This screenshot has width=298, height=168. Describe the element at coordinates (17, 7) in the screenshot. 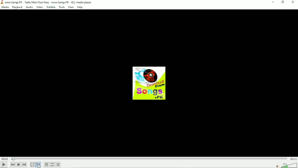

I see `Playback` at that location.